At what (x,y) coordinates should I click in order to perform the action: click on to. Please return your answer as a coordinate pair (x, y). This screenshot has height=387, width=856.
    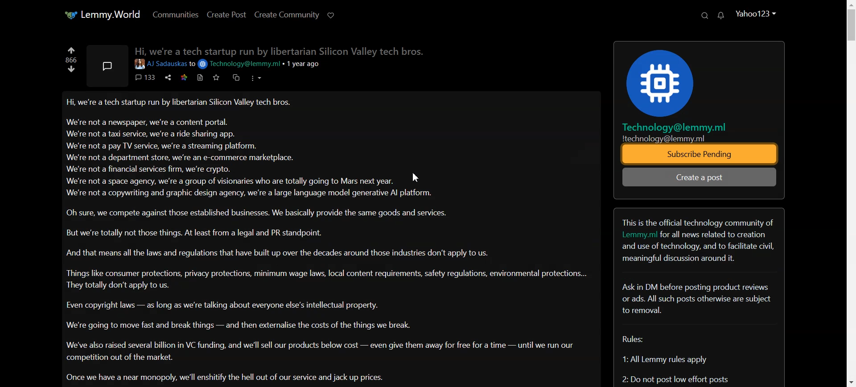
    Looking at the image, I should click on (199, 64).